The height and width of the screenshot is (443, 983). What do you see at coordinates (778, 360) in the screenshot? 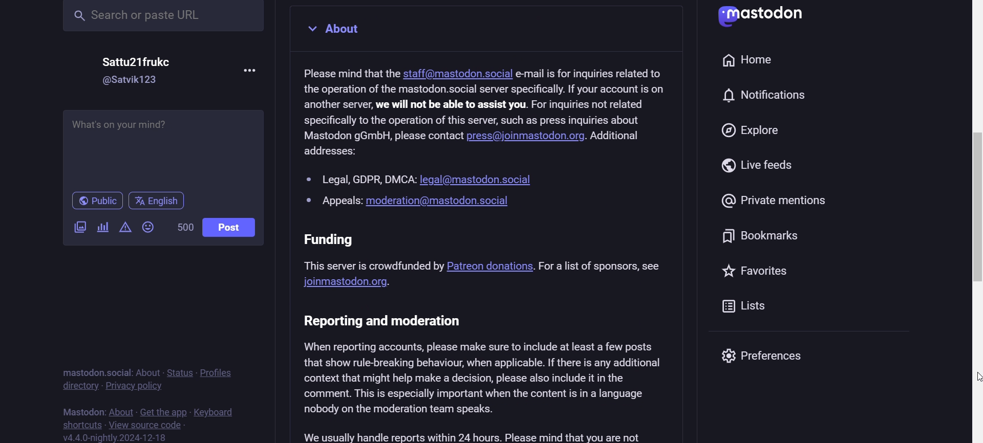
I see `preferences` at bounding box center [778, 360].